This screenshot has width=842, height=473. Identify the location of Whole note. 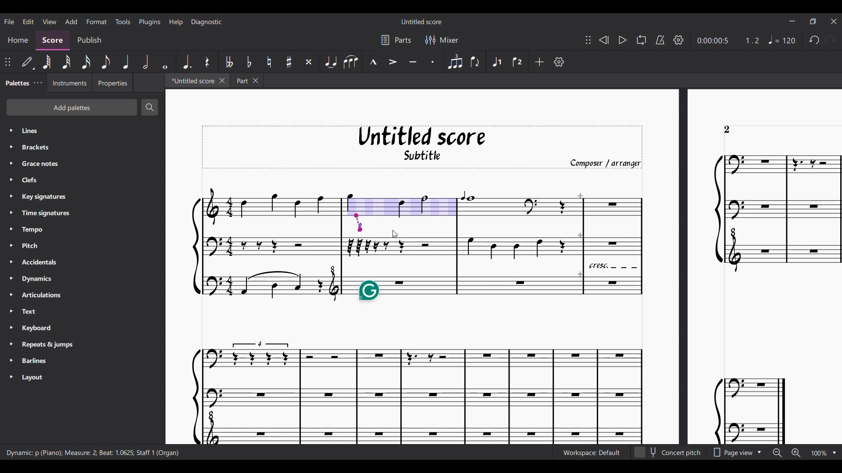
(165, 61).